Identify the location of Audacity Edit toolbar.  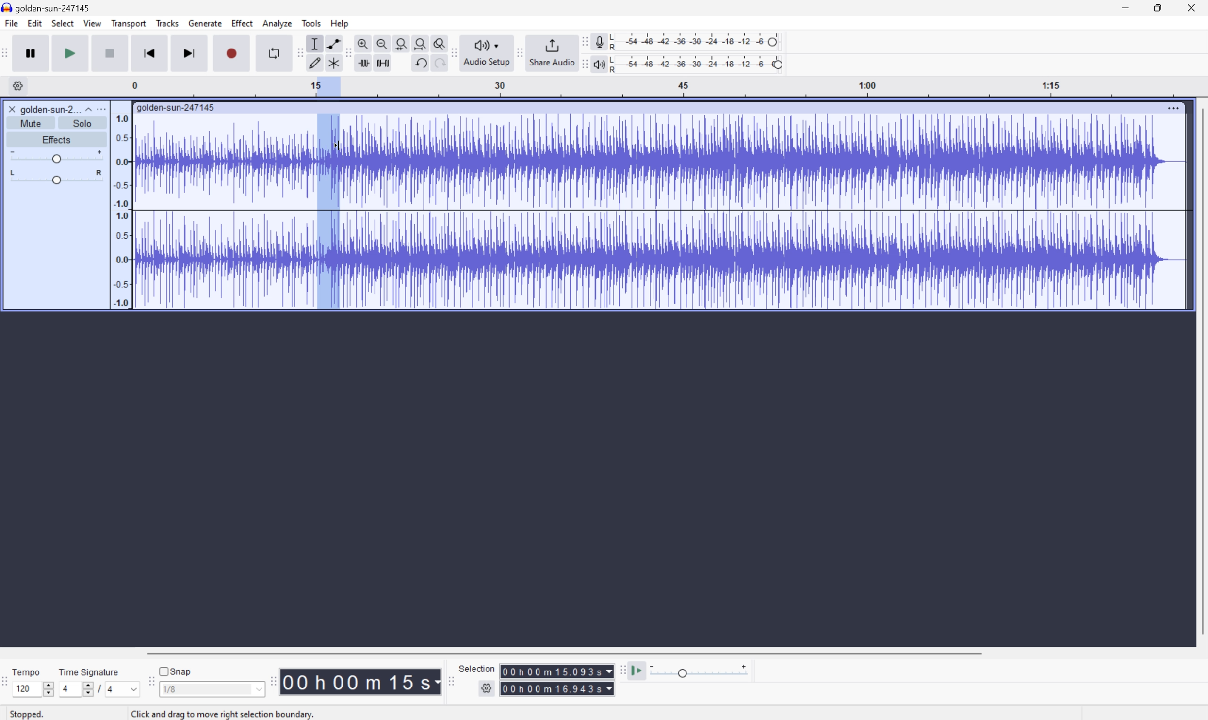
(297, 53).